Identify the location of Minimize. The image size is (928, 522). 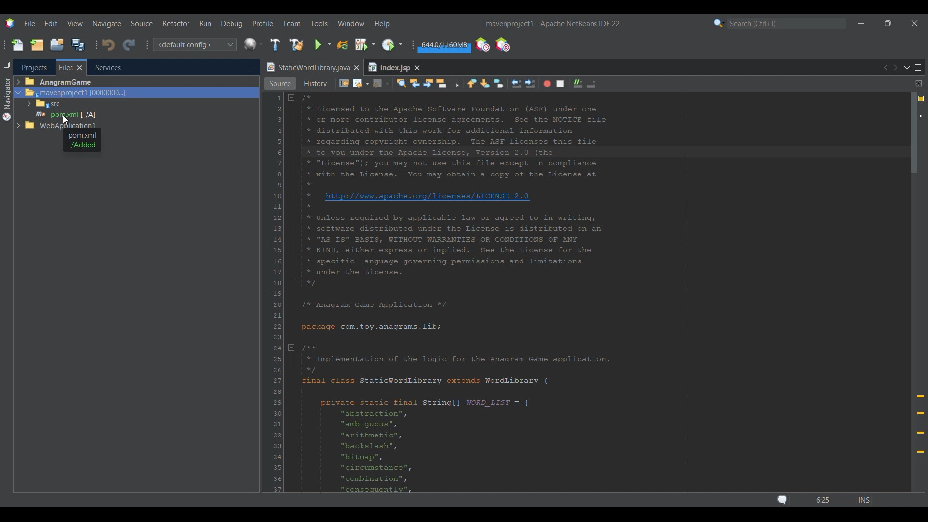
(861, 24).